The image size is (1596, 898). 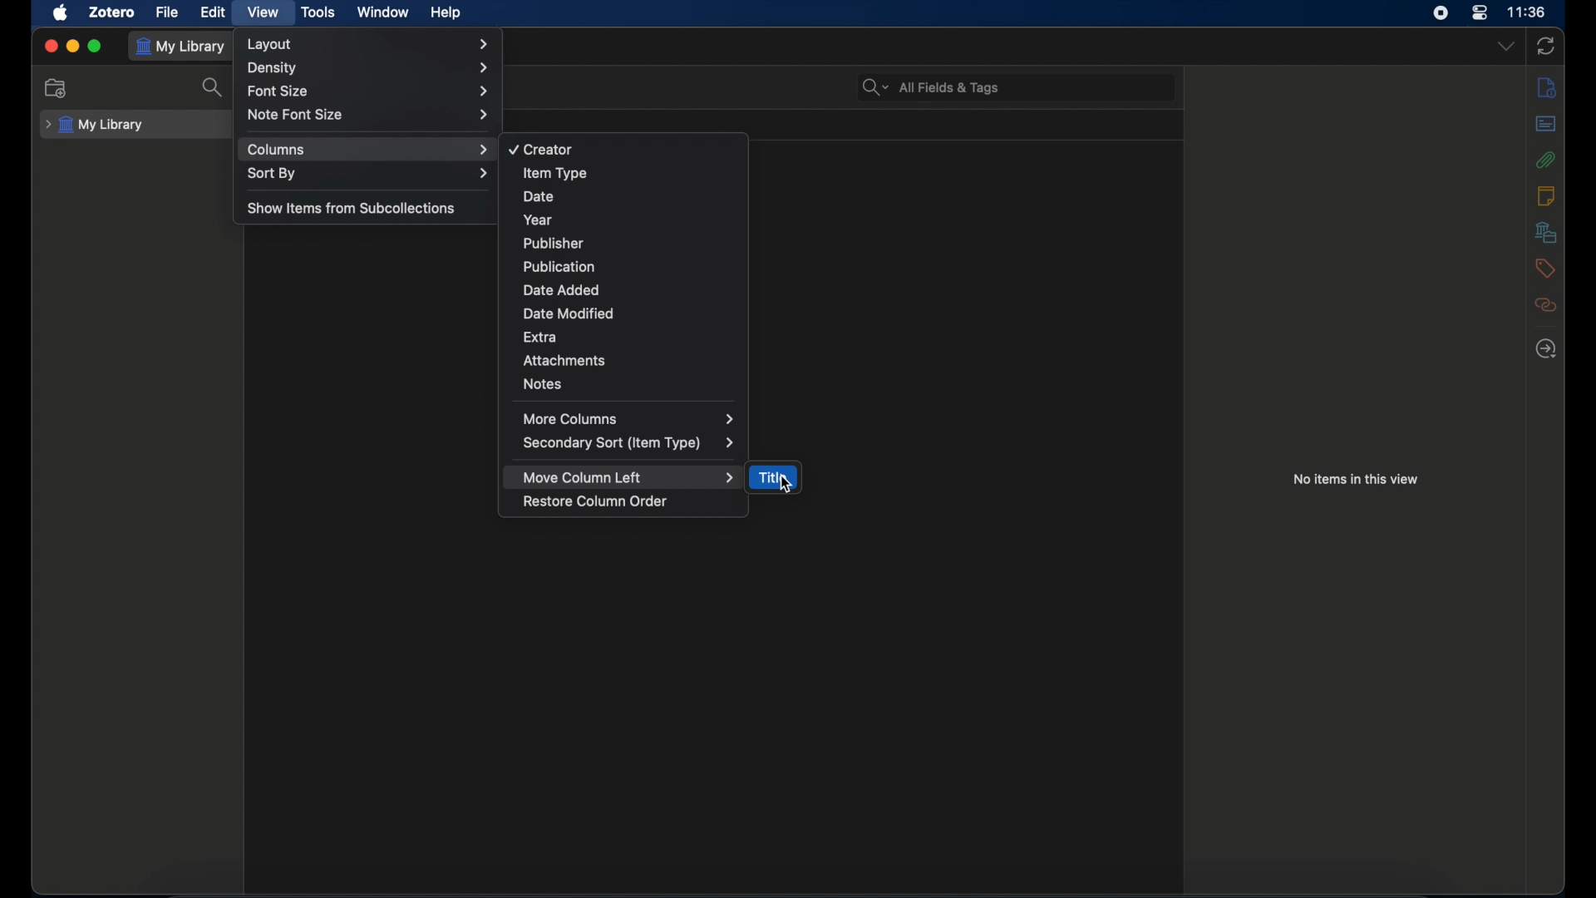 I want to click on minimize, so click(x=73, y=46).